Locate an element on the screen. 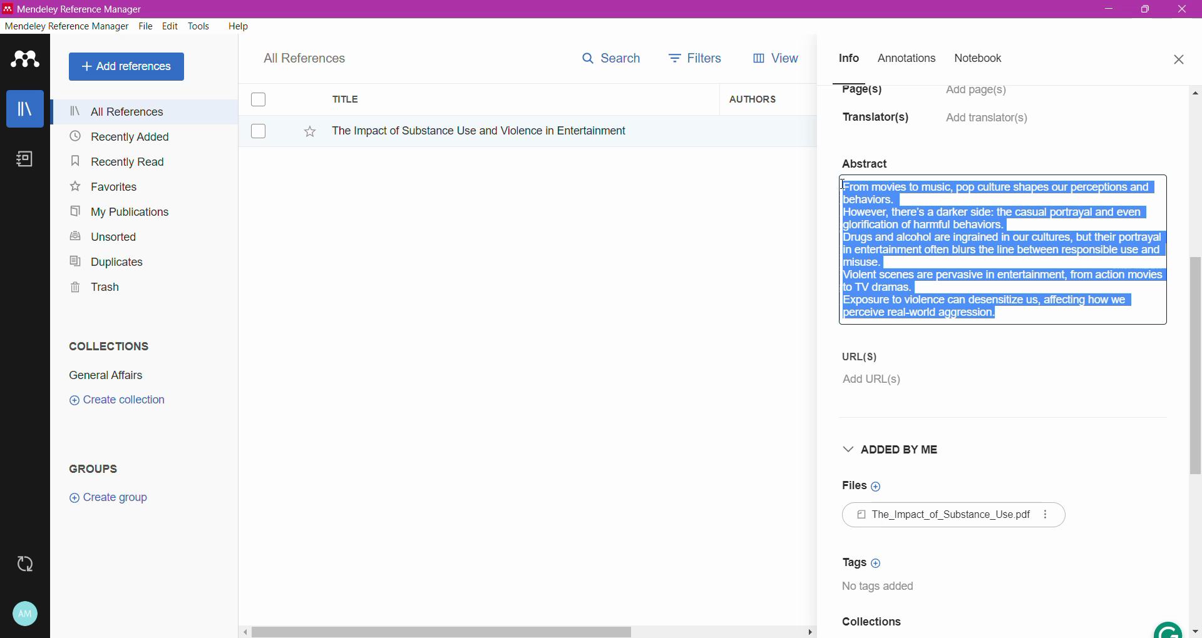 Image resolution: width=1202 pixels, height=638 pixels. Available File is located at coordinates (957, 516).